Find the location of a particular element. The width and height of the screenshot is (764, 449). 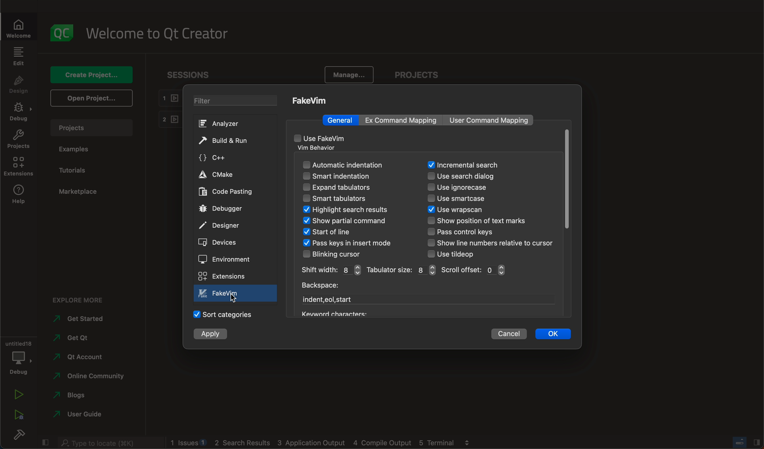

categories is located at coordinates (224, 314).